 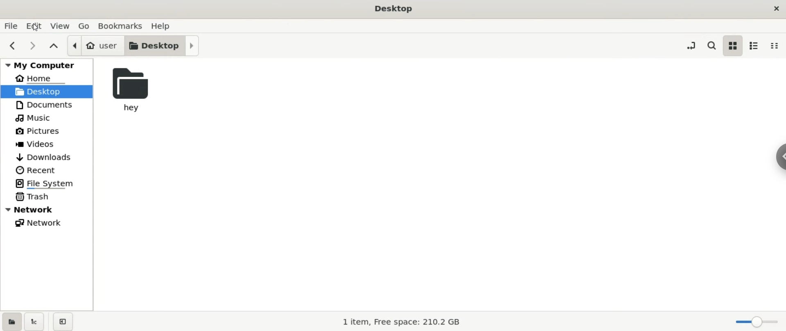 I want to click on compact view, so click(x=775, y=46).